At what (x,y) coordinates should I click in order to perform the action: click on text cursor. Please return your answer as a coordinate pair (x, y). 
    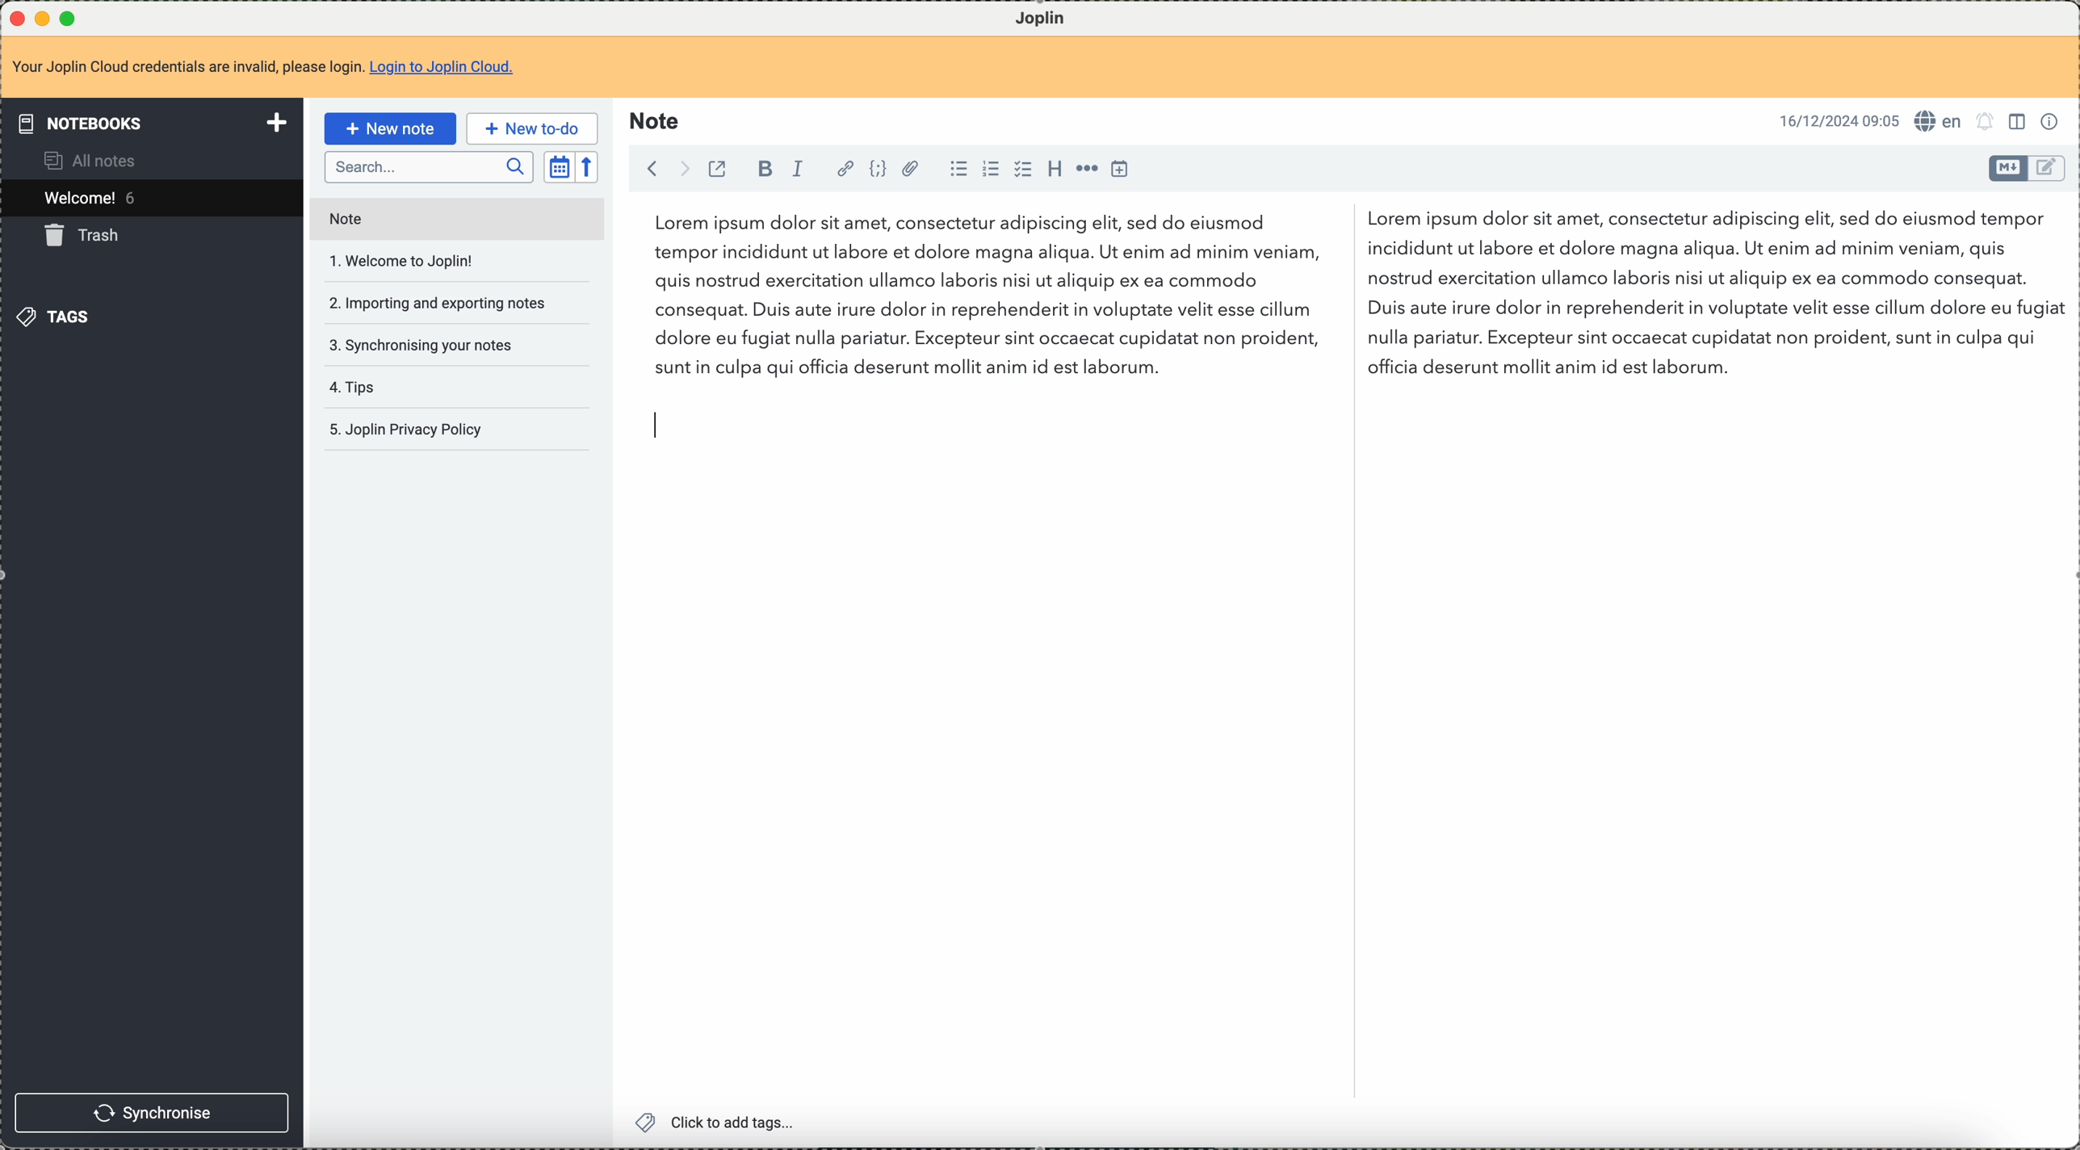
    Looking at the image, I should click on (651, 426).